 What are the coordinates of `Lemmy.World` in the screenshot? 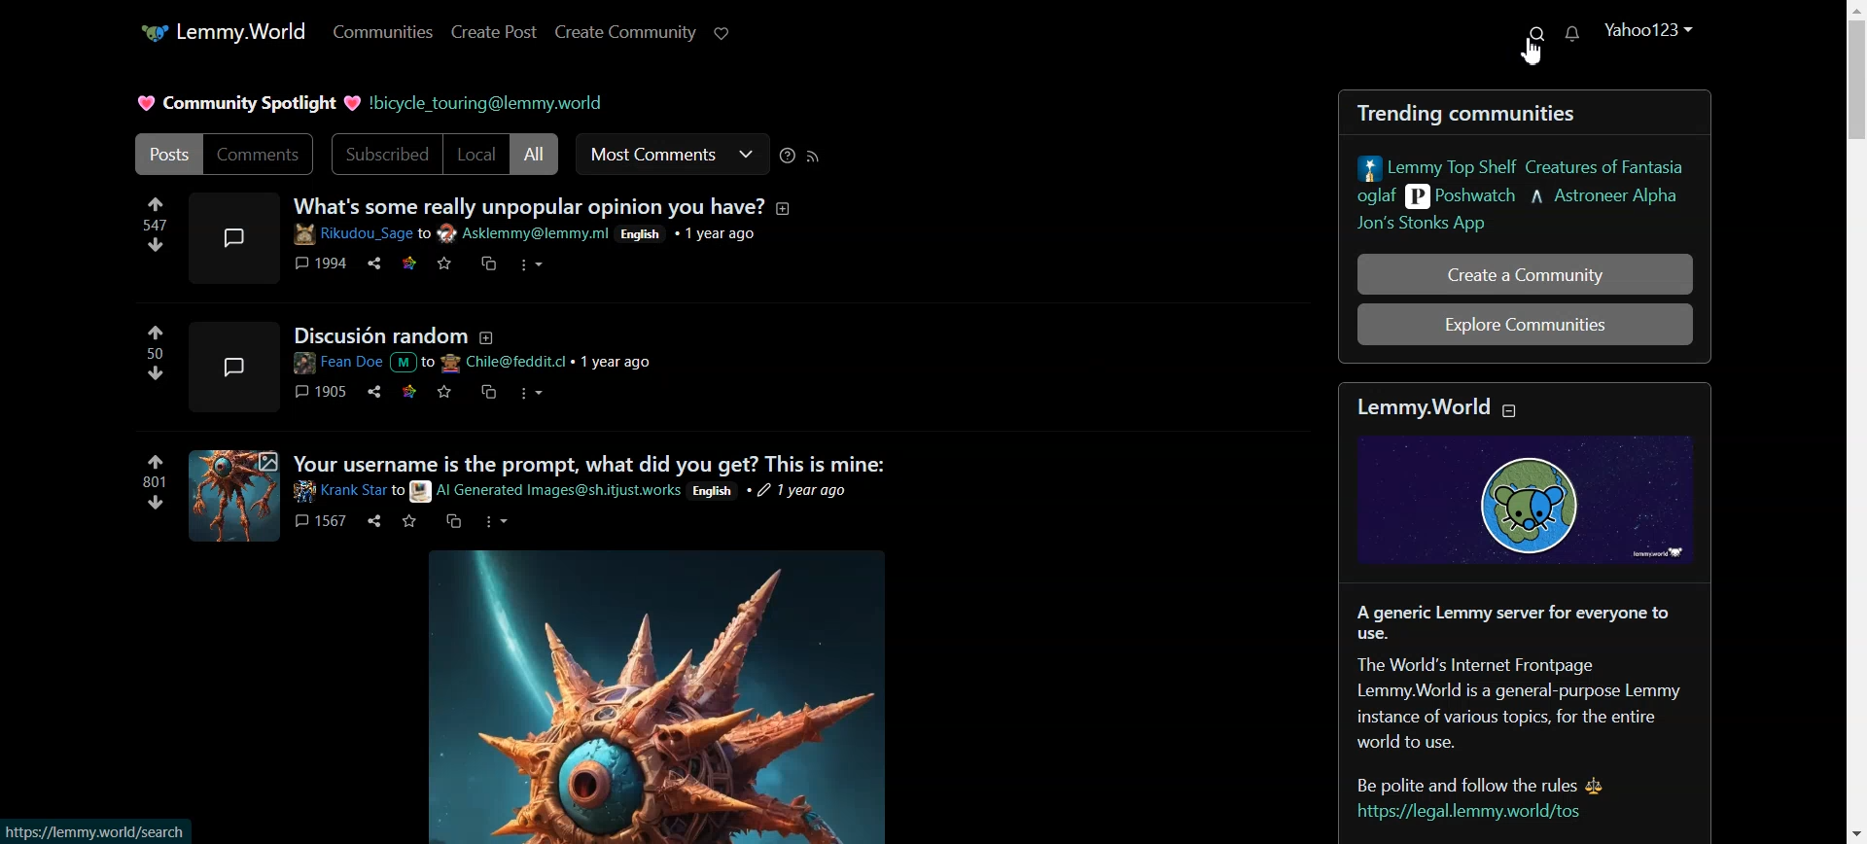 It's located at (1443, 408).